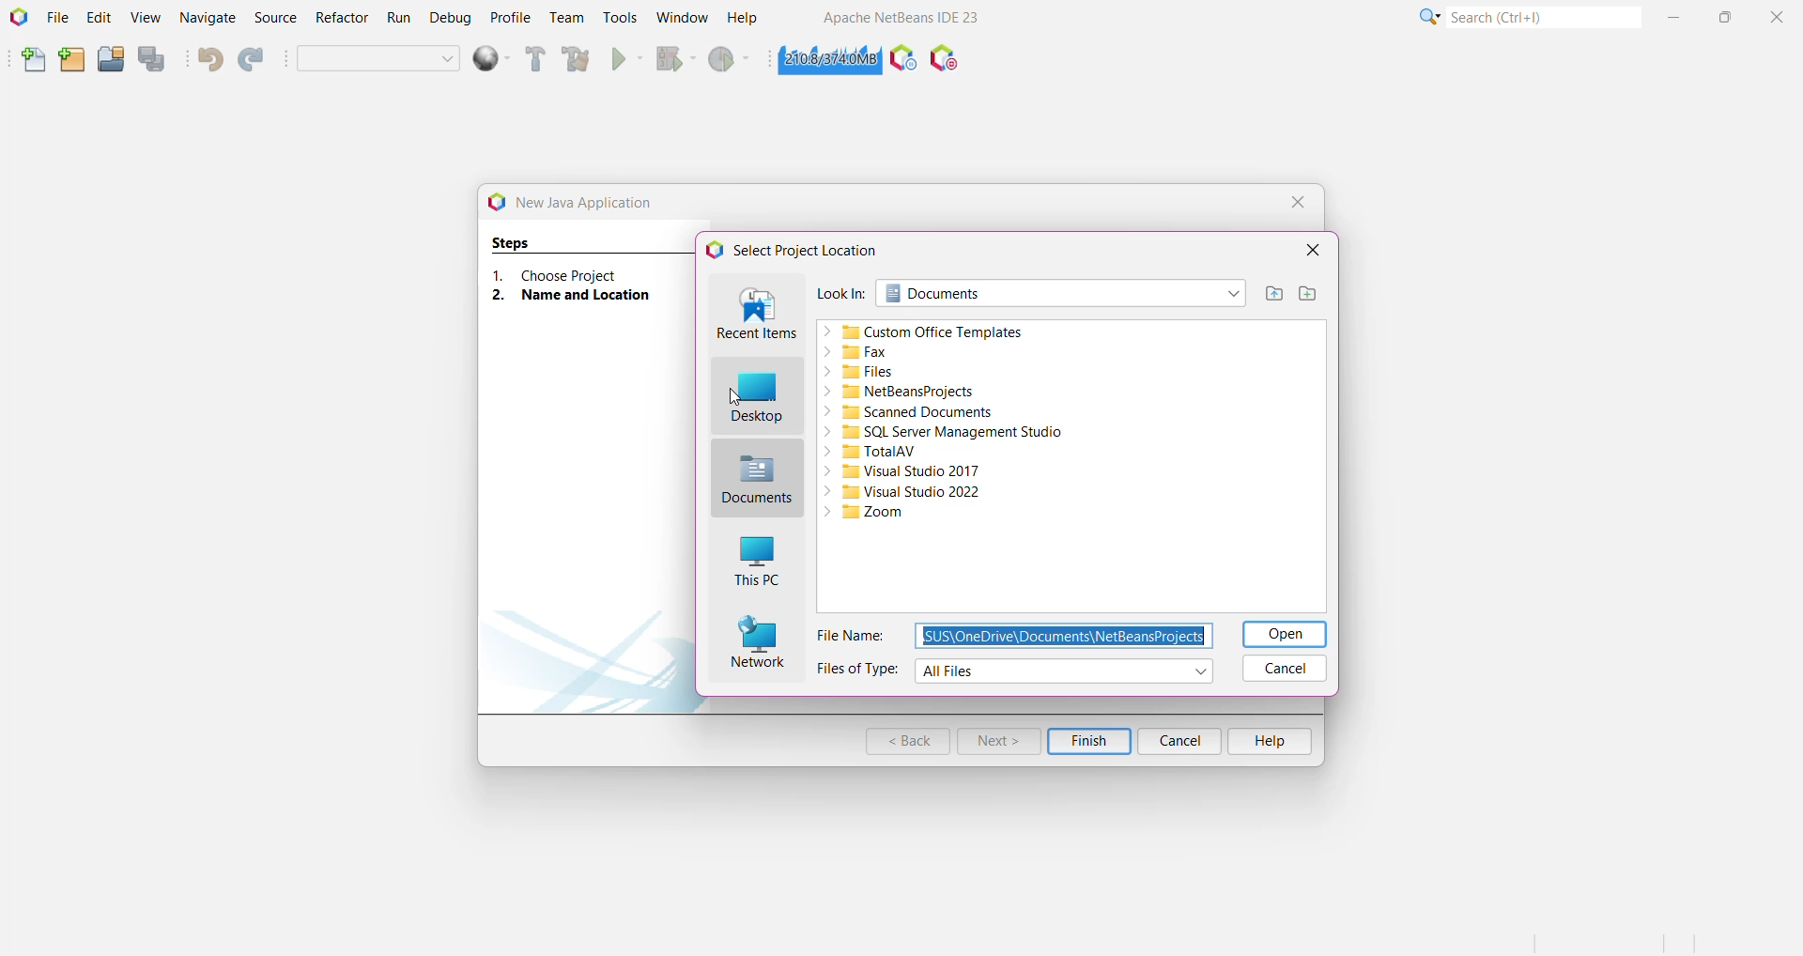  Describe the element at coordinates (620, 19) in the screenshot. I see `Tools` at that location.